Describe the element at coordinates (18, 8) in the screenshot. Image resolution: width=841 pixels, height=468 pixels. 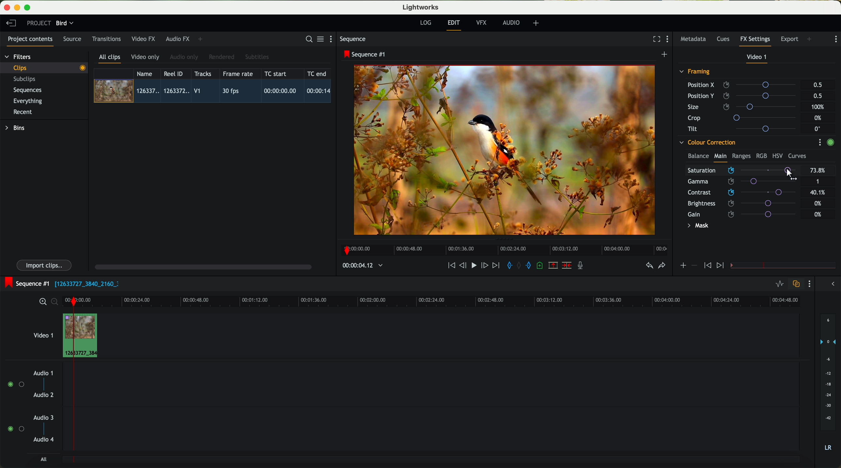
I see `minimize program` at that location.